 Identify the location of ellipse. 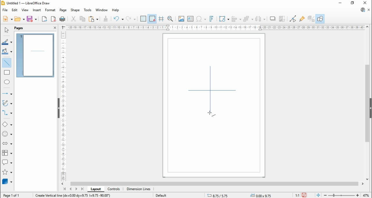
(7, 82).